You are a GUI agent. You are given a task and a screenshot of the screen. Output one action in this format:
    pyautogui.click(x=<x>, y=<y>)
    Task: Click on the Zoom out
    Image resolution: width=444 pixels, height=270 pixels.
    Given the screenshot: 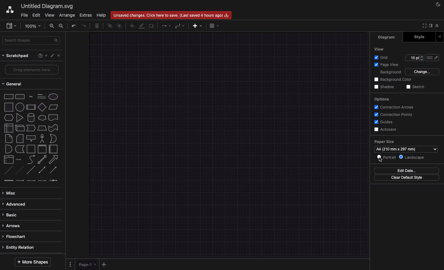 What is the action you would take?
    pyautogui.click(x=62, y=26)
    